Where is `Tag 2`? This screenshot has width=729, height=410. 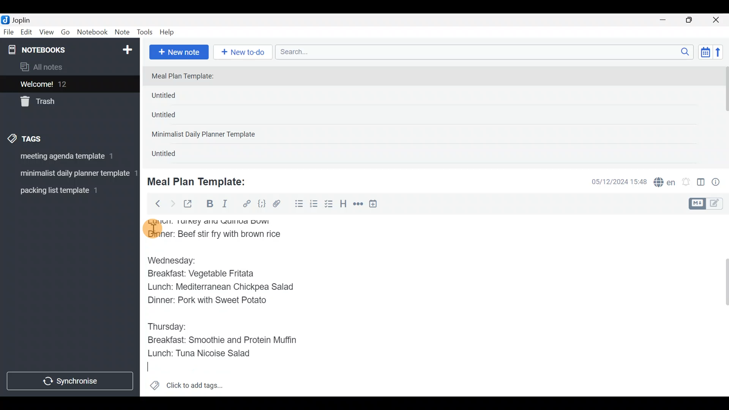 Tag 2 is located at coordinates (69, 174).